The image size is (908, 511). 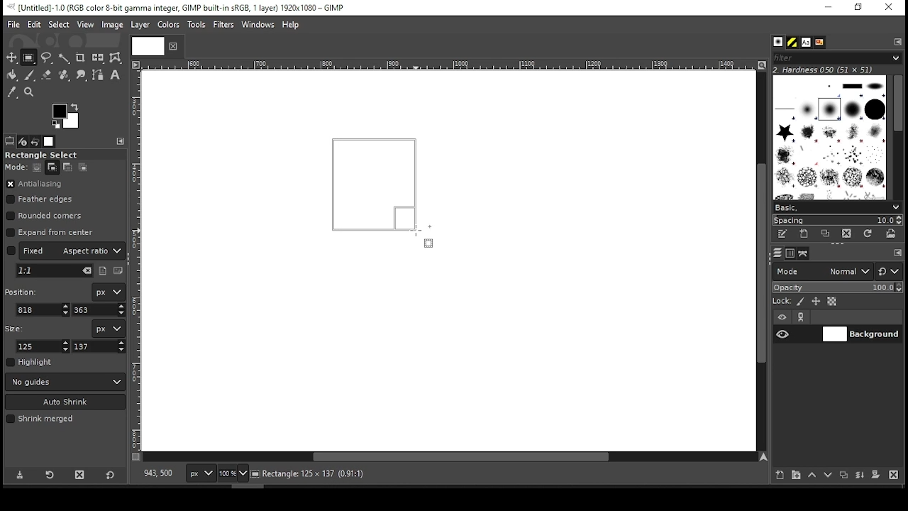 What do you see at coordinates (792, 43) in the screenshot?
I see `pattern` at bounding box center [792, 43].